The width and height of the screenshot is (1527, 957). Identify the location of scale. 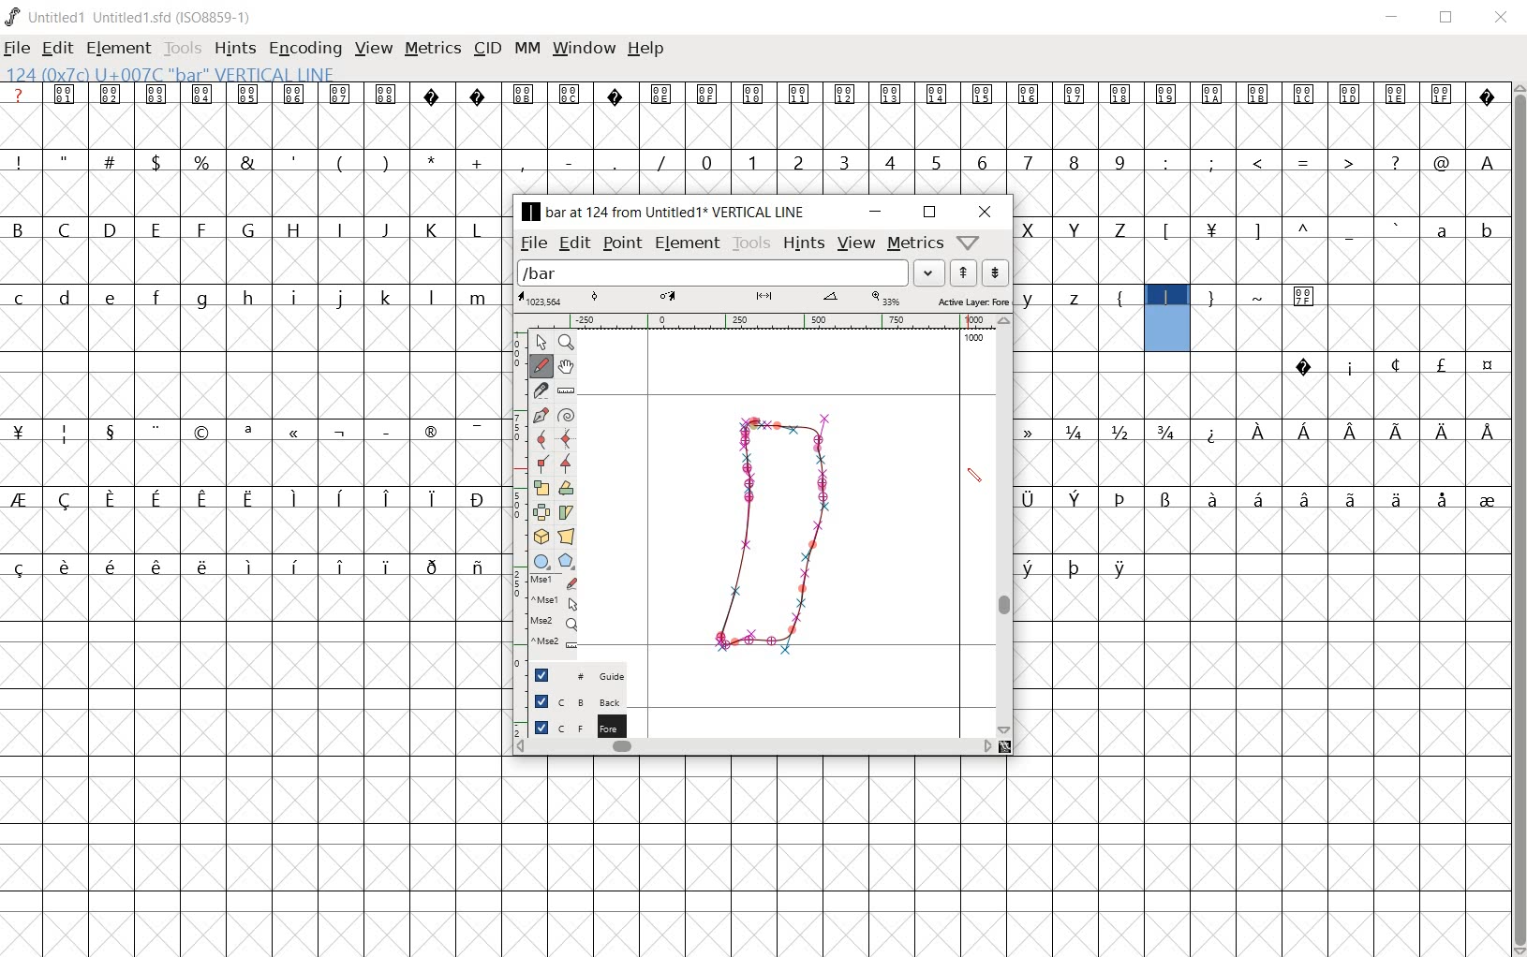
(763, 298).